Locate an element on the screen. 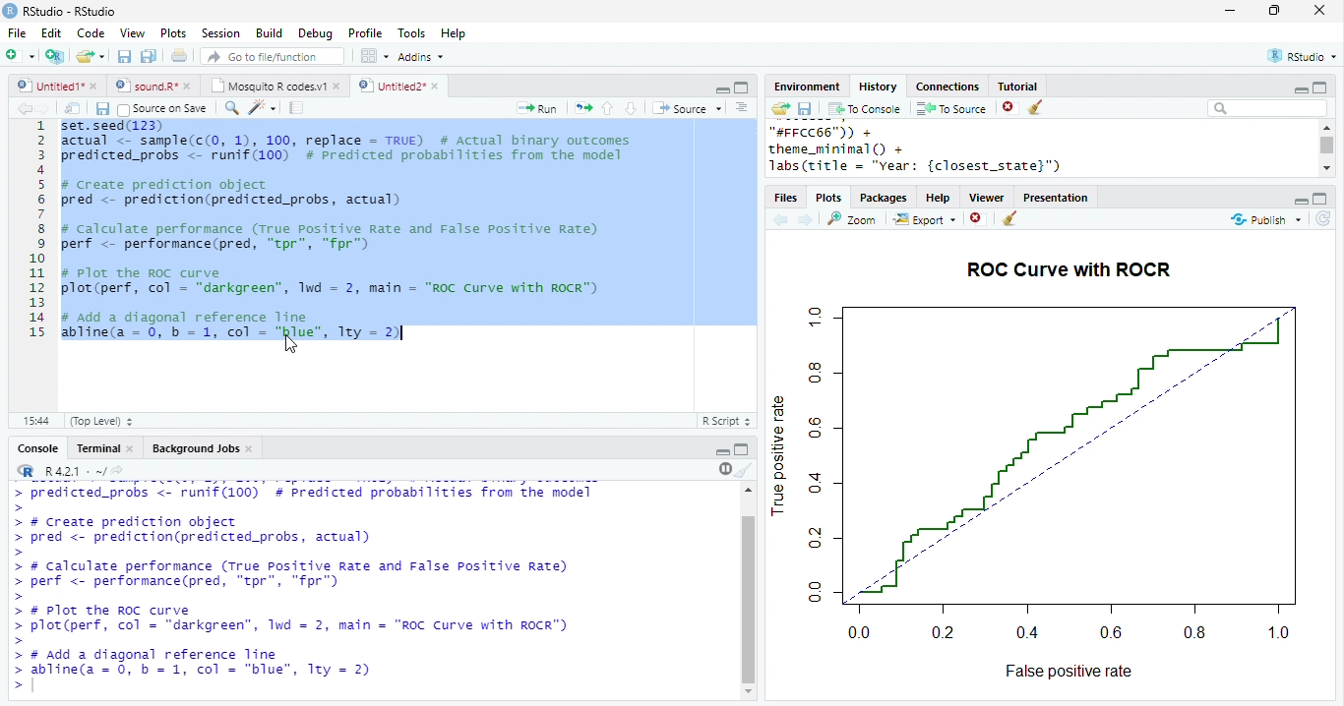 This screenshot has width=1344, height=706. # calculate performance (True Positive Rate and False Positive Rate)
perf <- performance(pred, “tpr", “fpr") is located at coordinates (331, 236).